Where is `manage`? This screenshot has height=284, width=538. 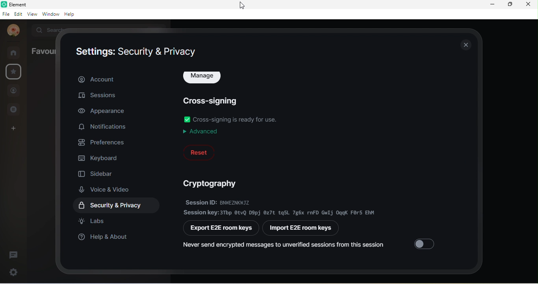
manage is located at coordinates (202, 77).